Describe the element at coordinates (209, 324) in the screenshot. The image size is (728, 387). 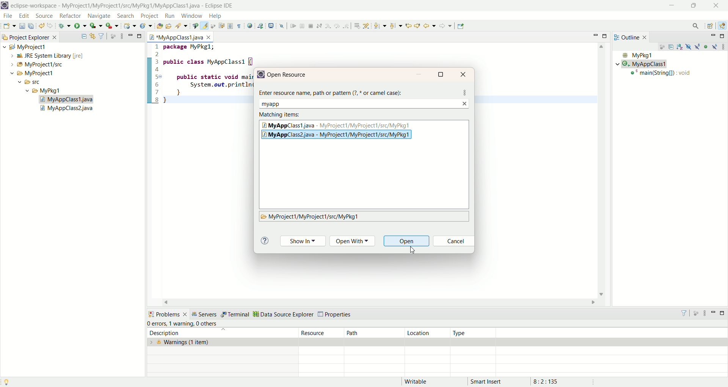
I see `others` at that location.